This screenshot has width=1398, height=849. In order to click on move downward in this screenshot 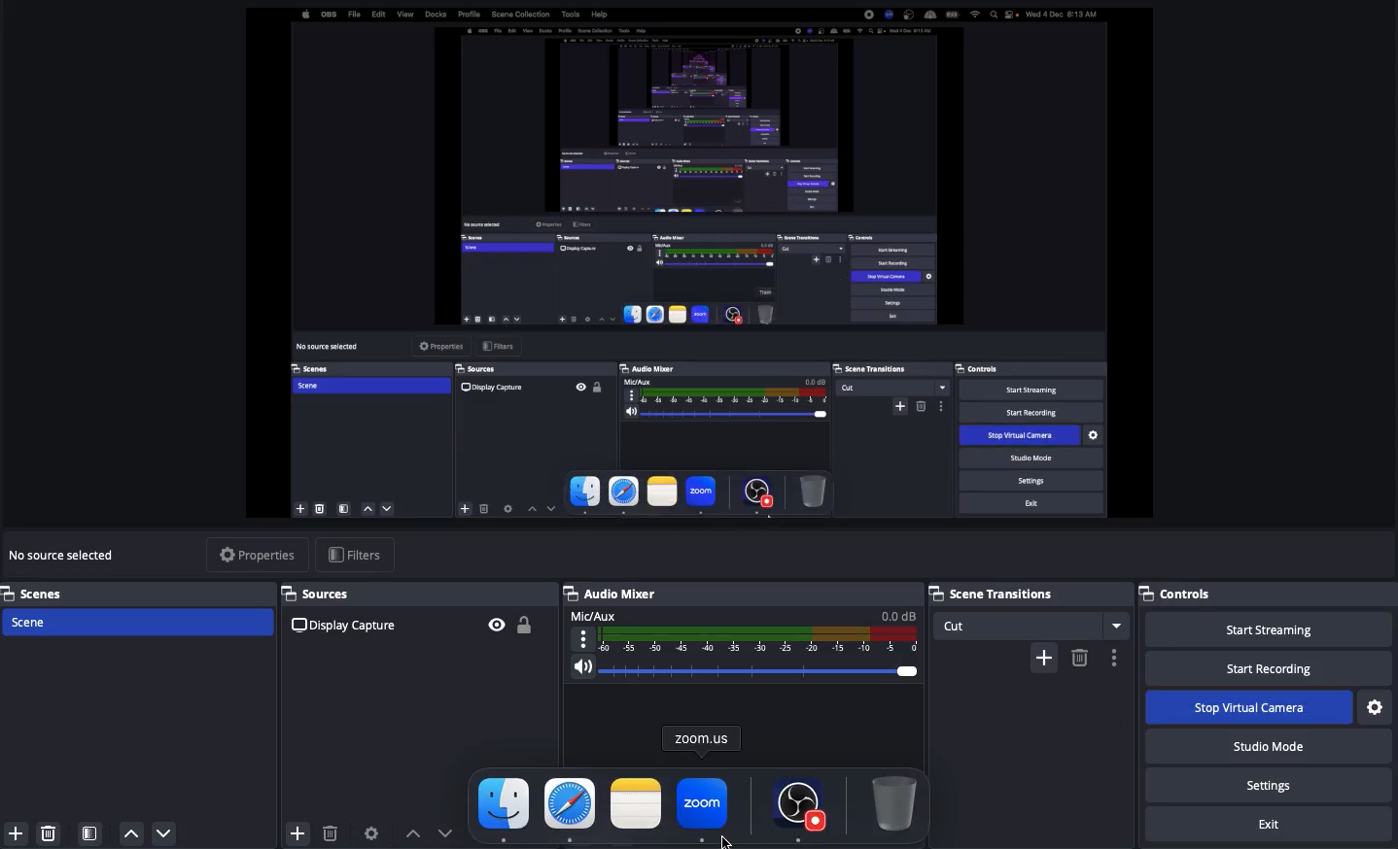, I will do `click(452, 832)`.